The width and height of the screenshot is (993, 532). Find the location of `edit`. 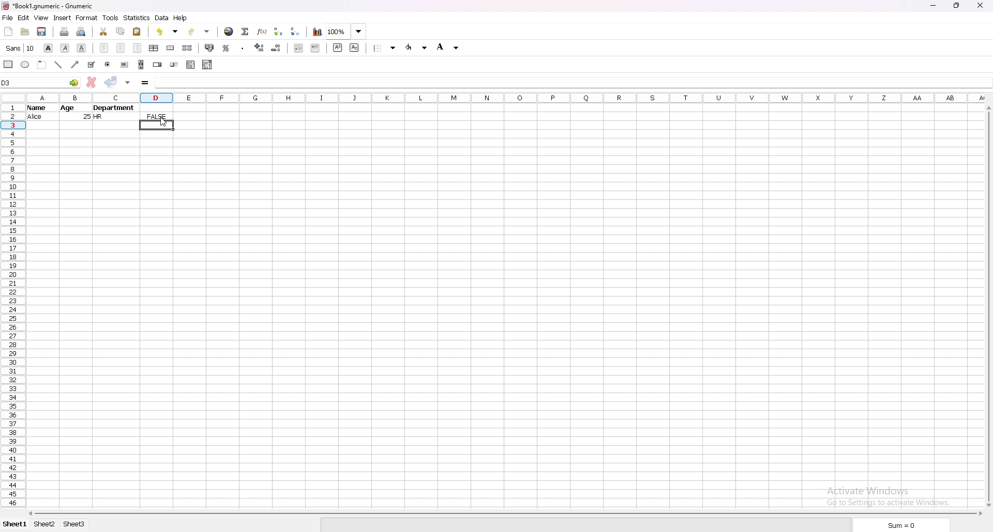

edit is located at coordinates (24, 18).